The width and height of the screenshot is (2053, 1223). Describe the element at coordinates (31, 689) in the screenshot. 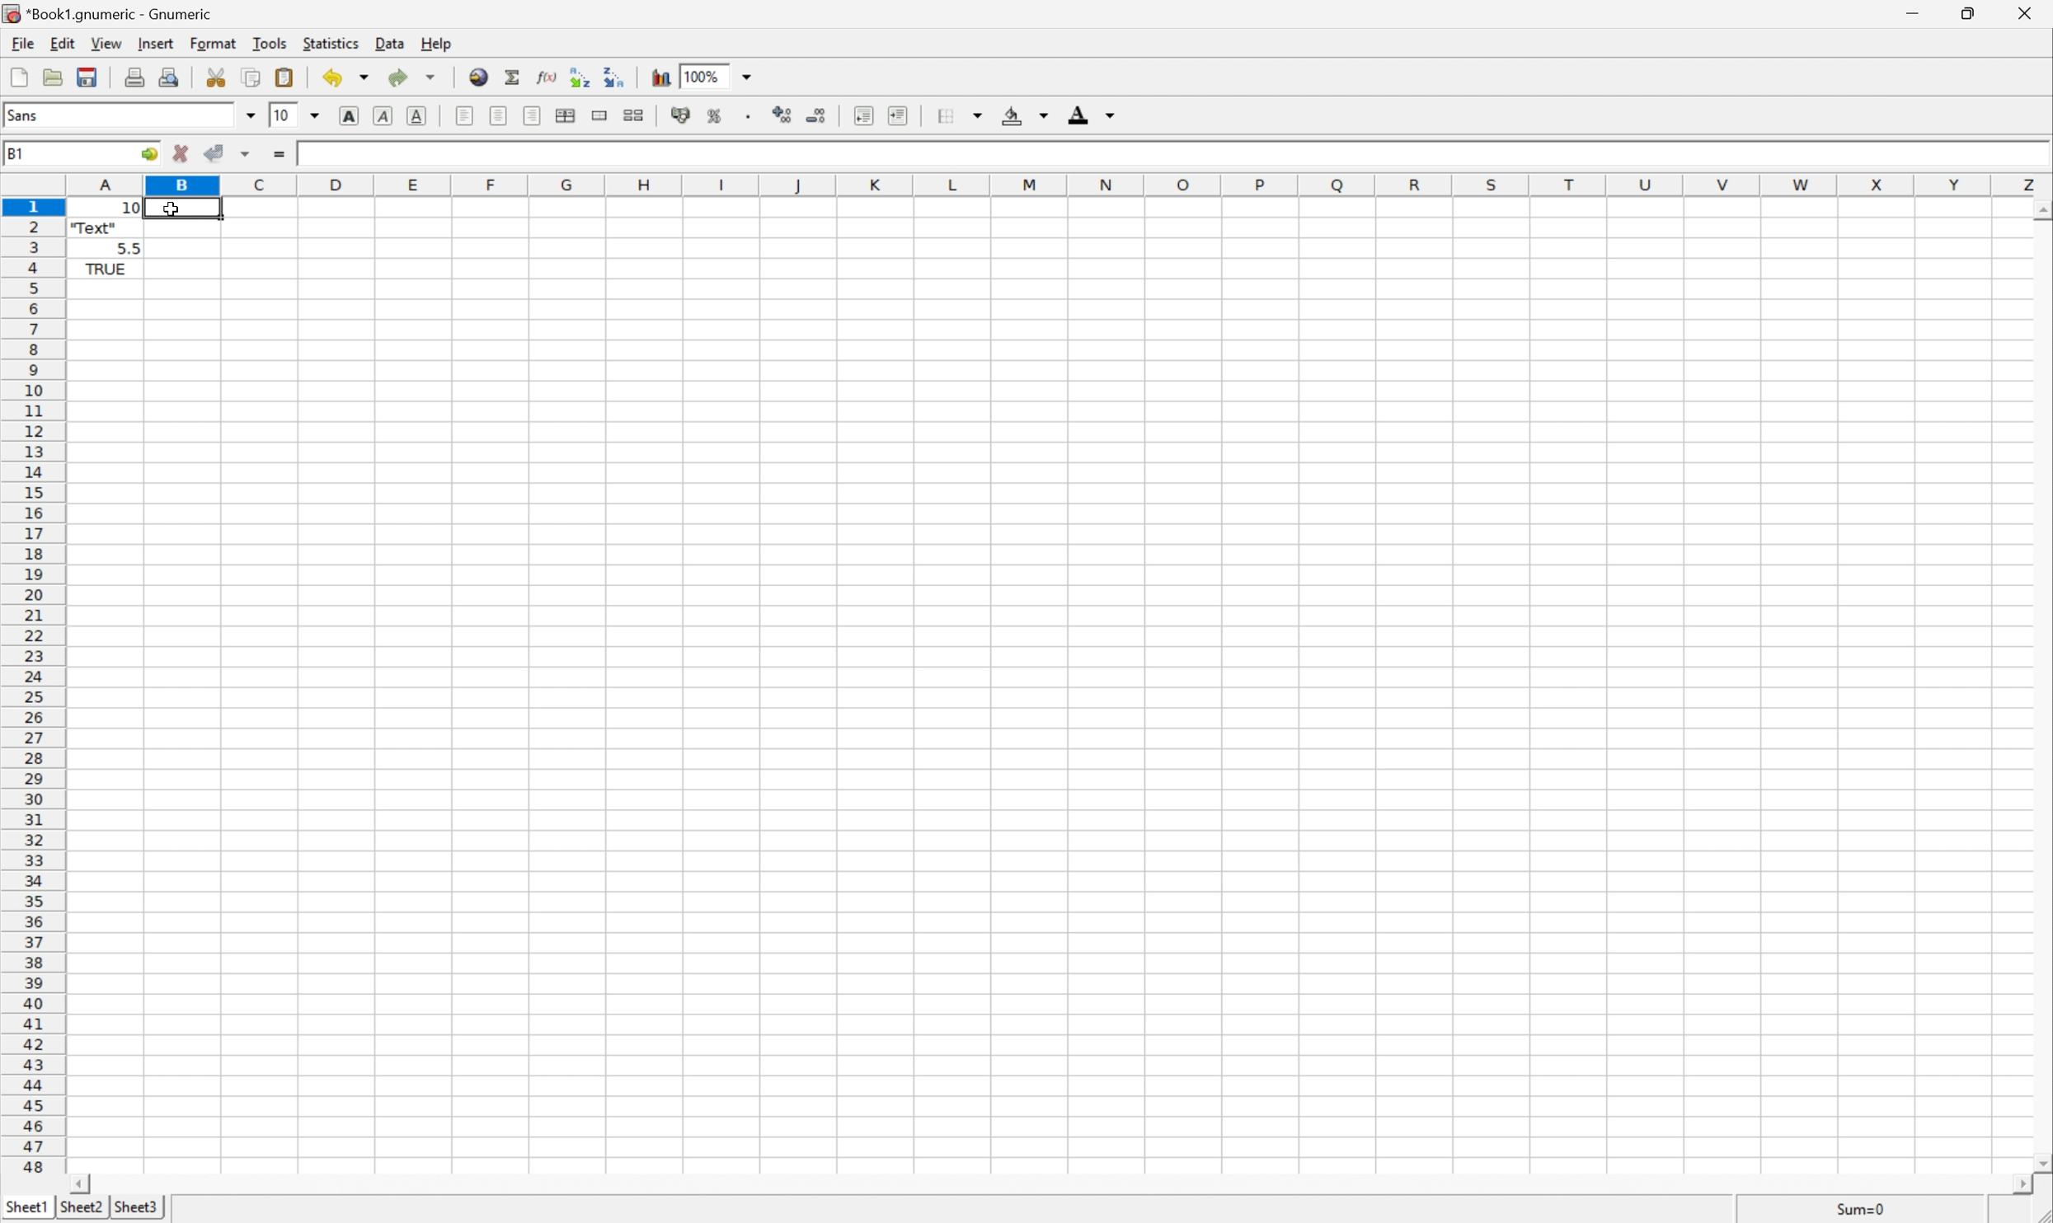

I see `Row Numbers` at that location.